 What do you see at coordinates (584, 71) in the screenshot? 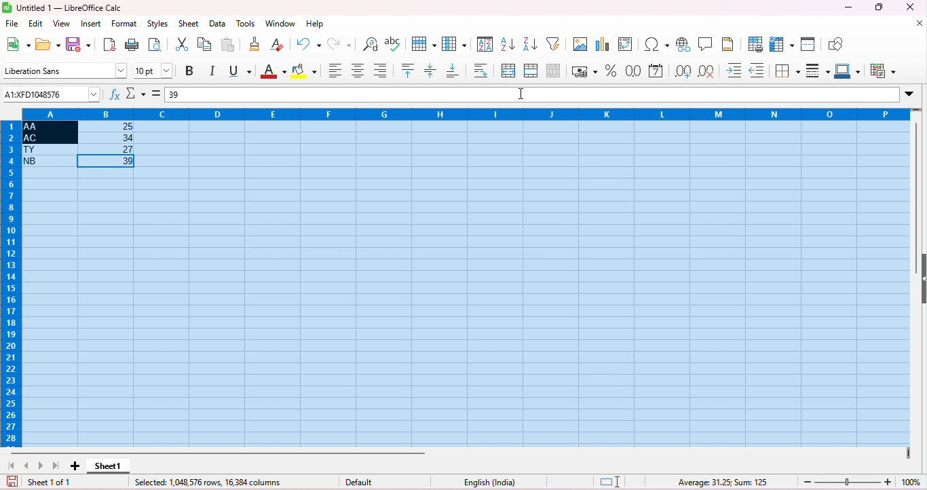
I see `format as currency` at bounding box center [584, 71].